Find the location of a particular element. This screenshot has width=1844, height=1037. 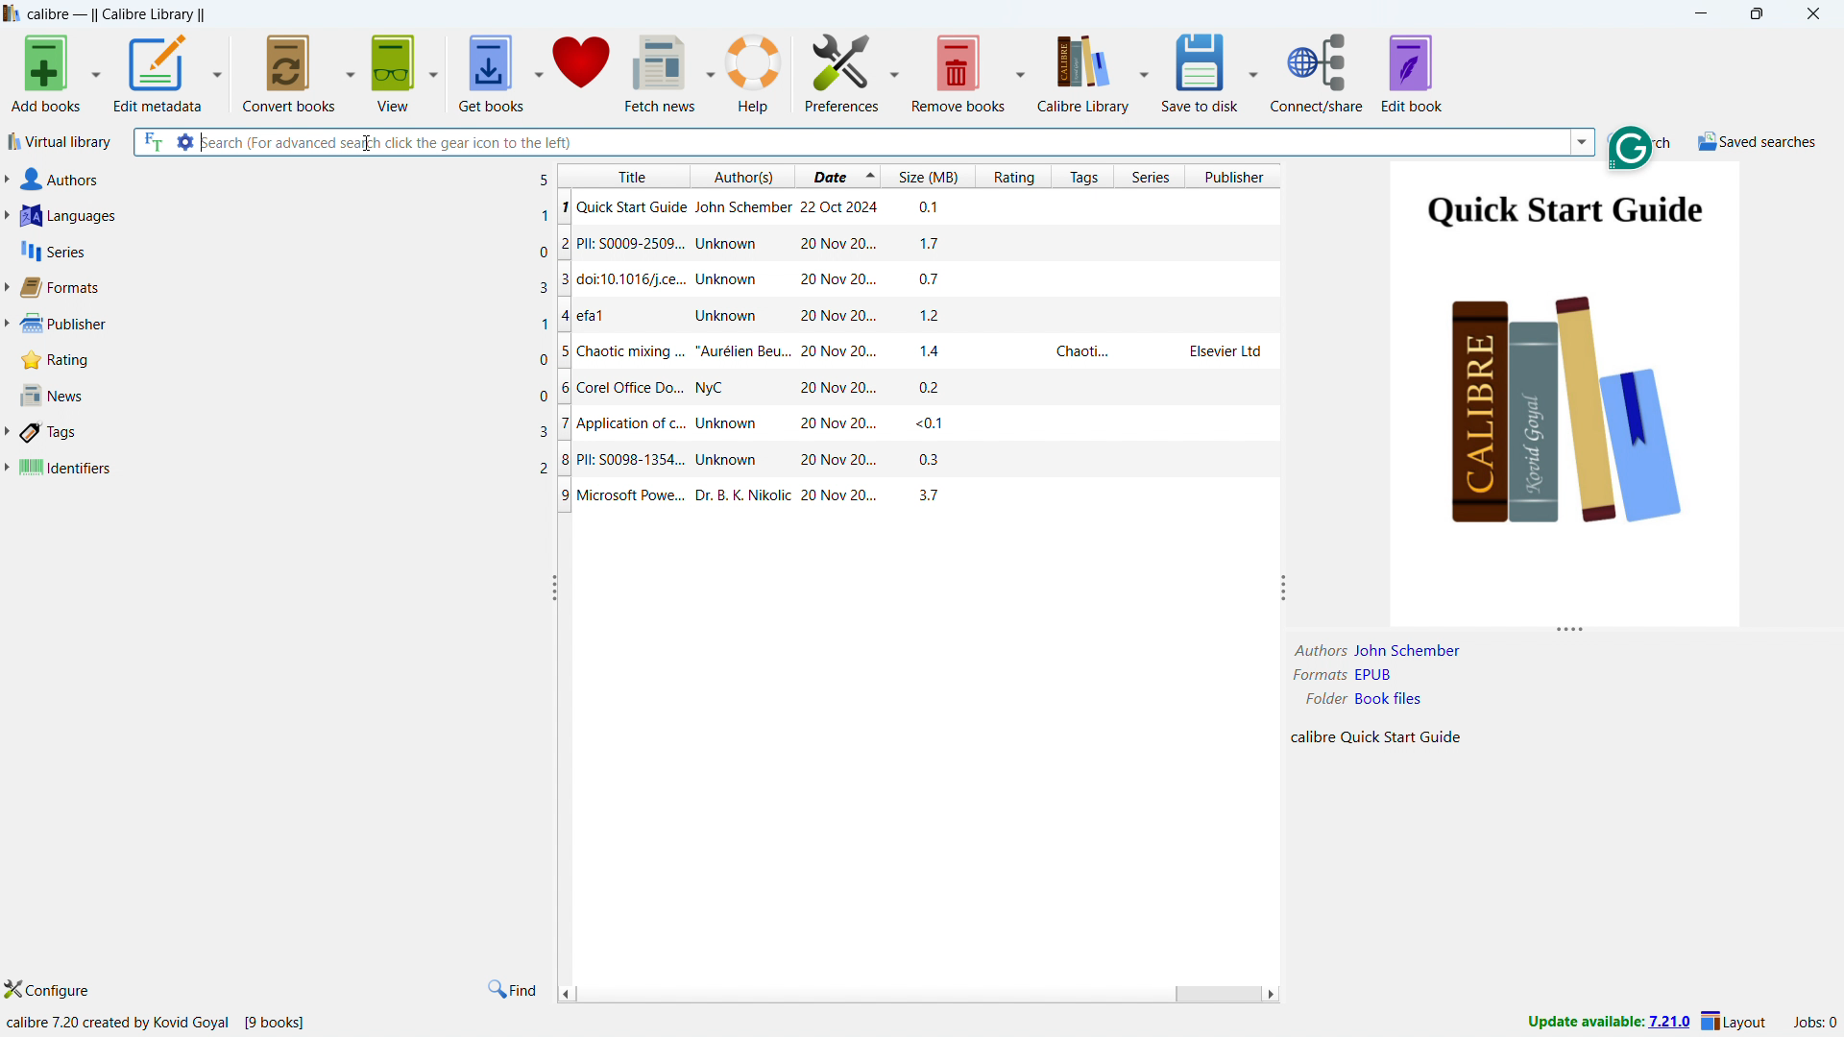

PII: S0098-1354... is located at coordinates (906, 463).